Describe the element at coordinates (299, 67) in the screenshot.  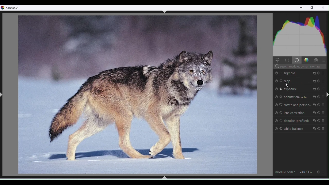
I see `Search bar` at that location.